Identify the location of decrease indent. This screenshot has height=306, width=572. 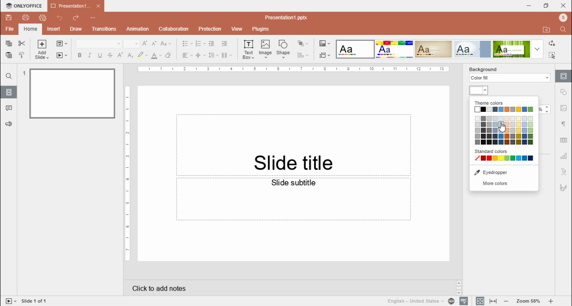
(212, 43).